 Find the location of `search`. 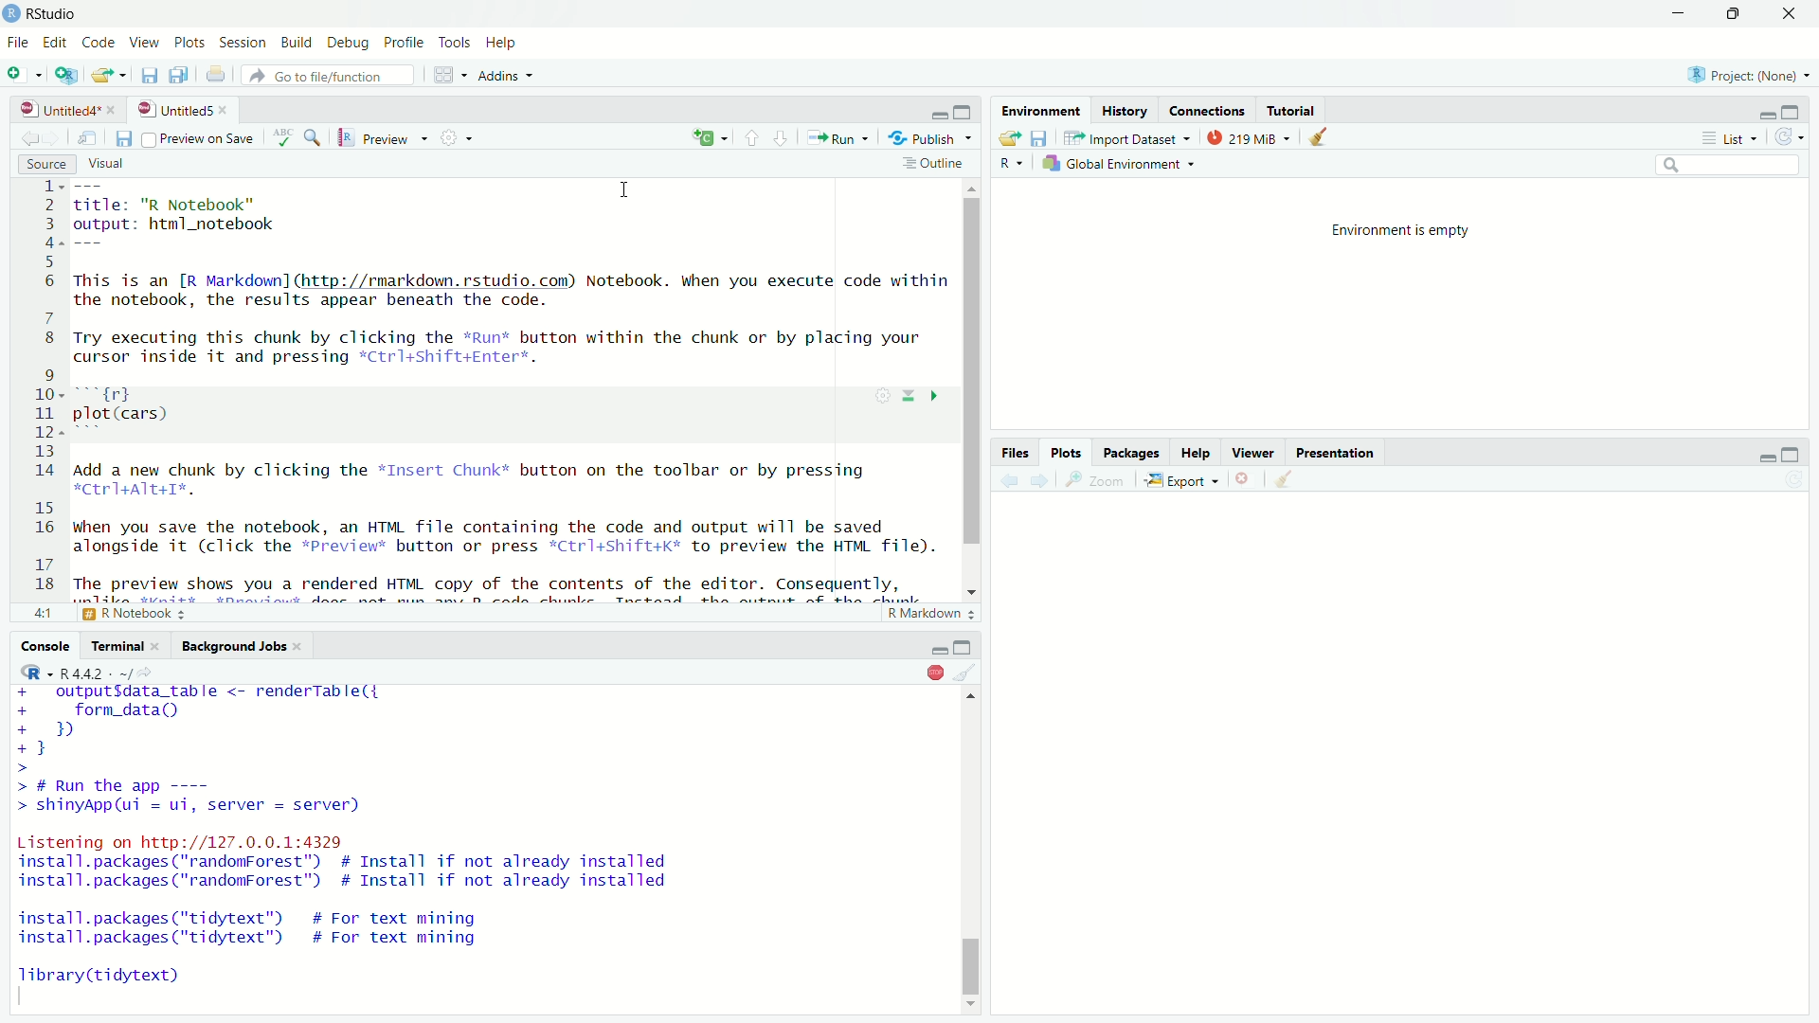

search is located at coordinates (1730, 165).